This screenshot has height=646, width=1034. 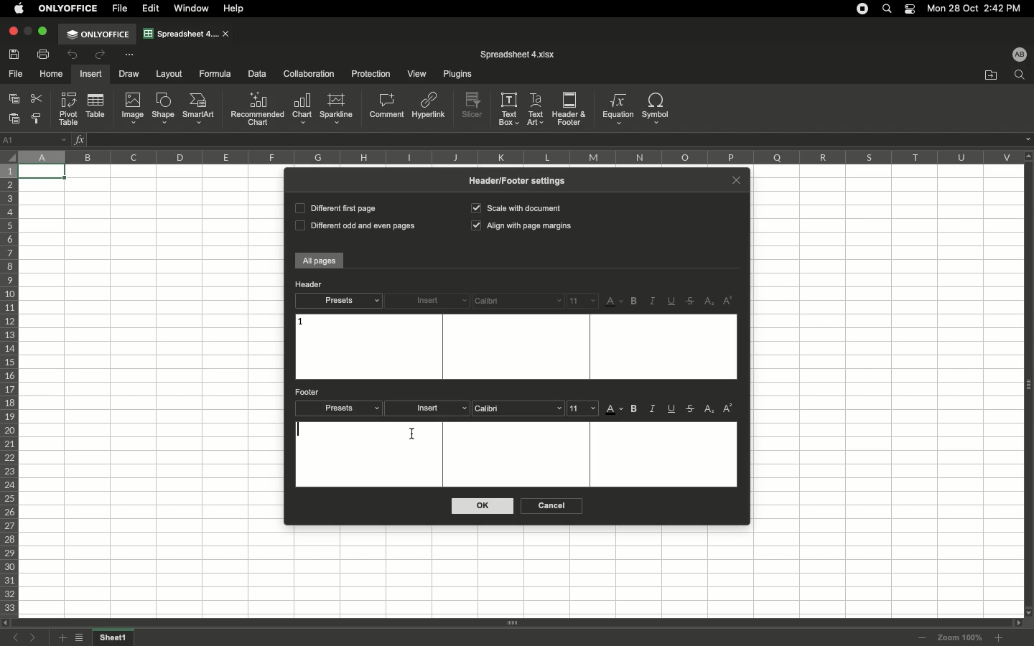 What do you see at coordinates (19, 639) in the screenshot?
I see `Previous sheet` at bounding box center [19, 639].